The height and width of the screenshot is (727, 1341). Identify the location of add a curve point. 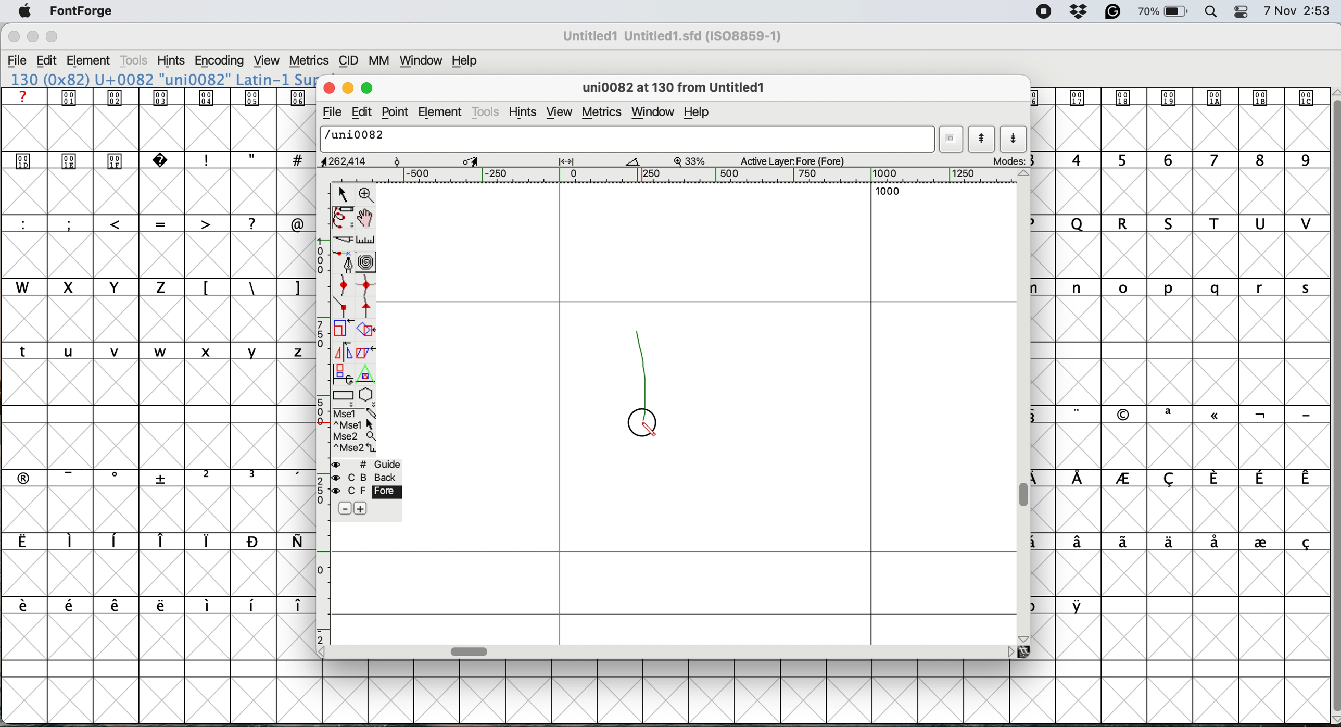
(345, 286).